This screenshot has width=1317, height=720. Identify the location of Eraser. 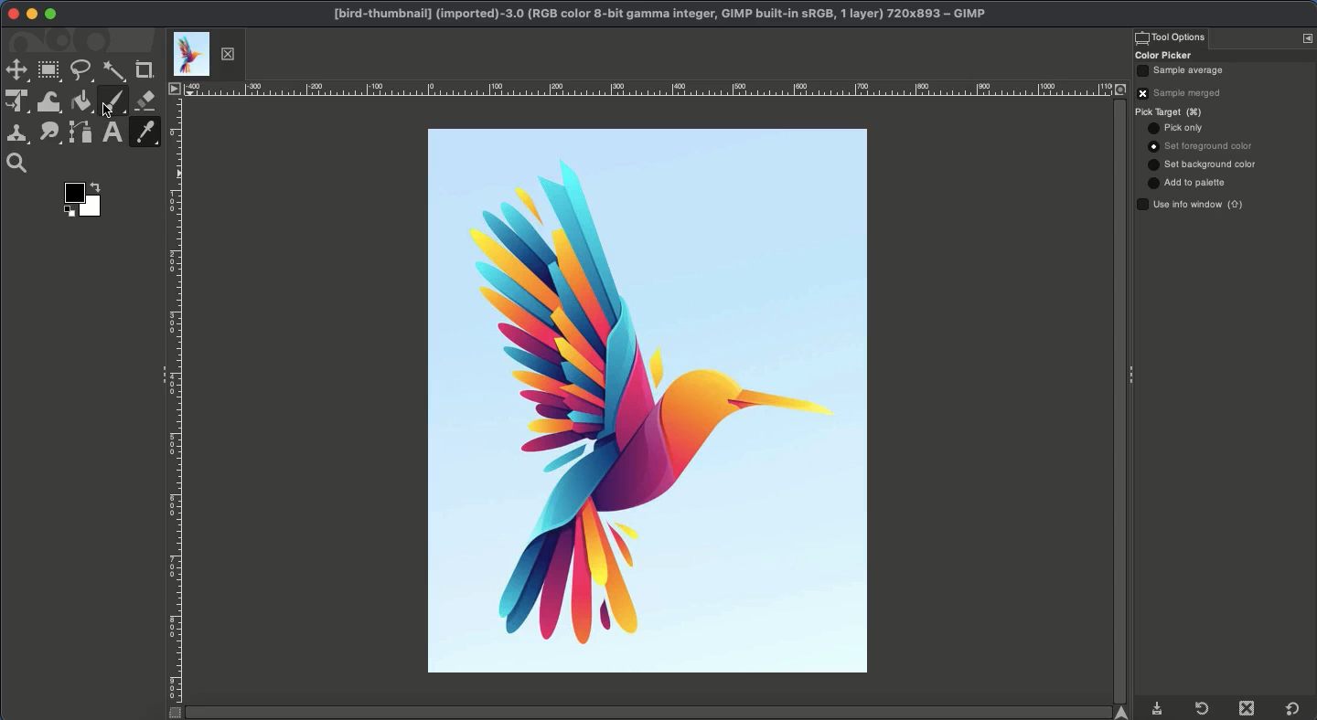
(146, 101).